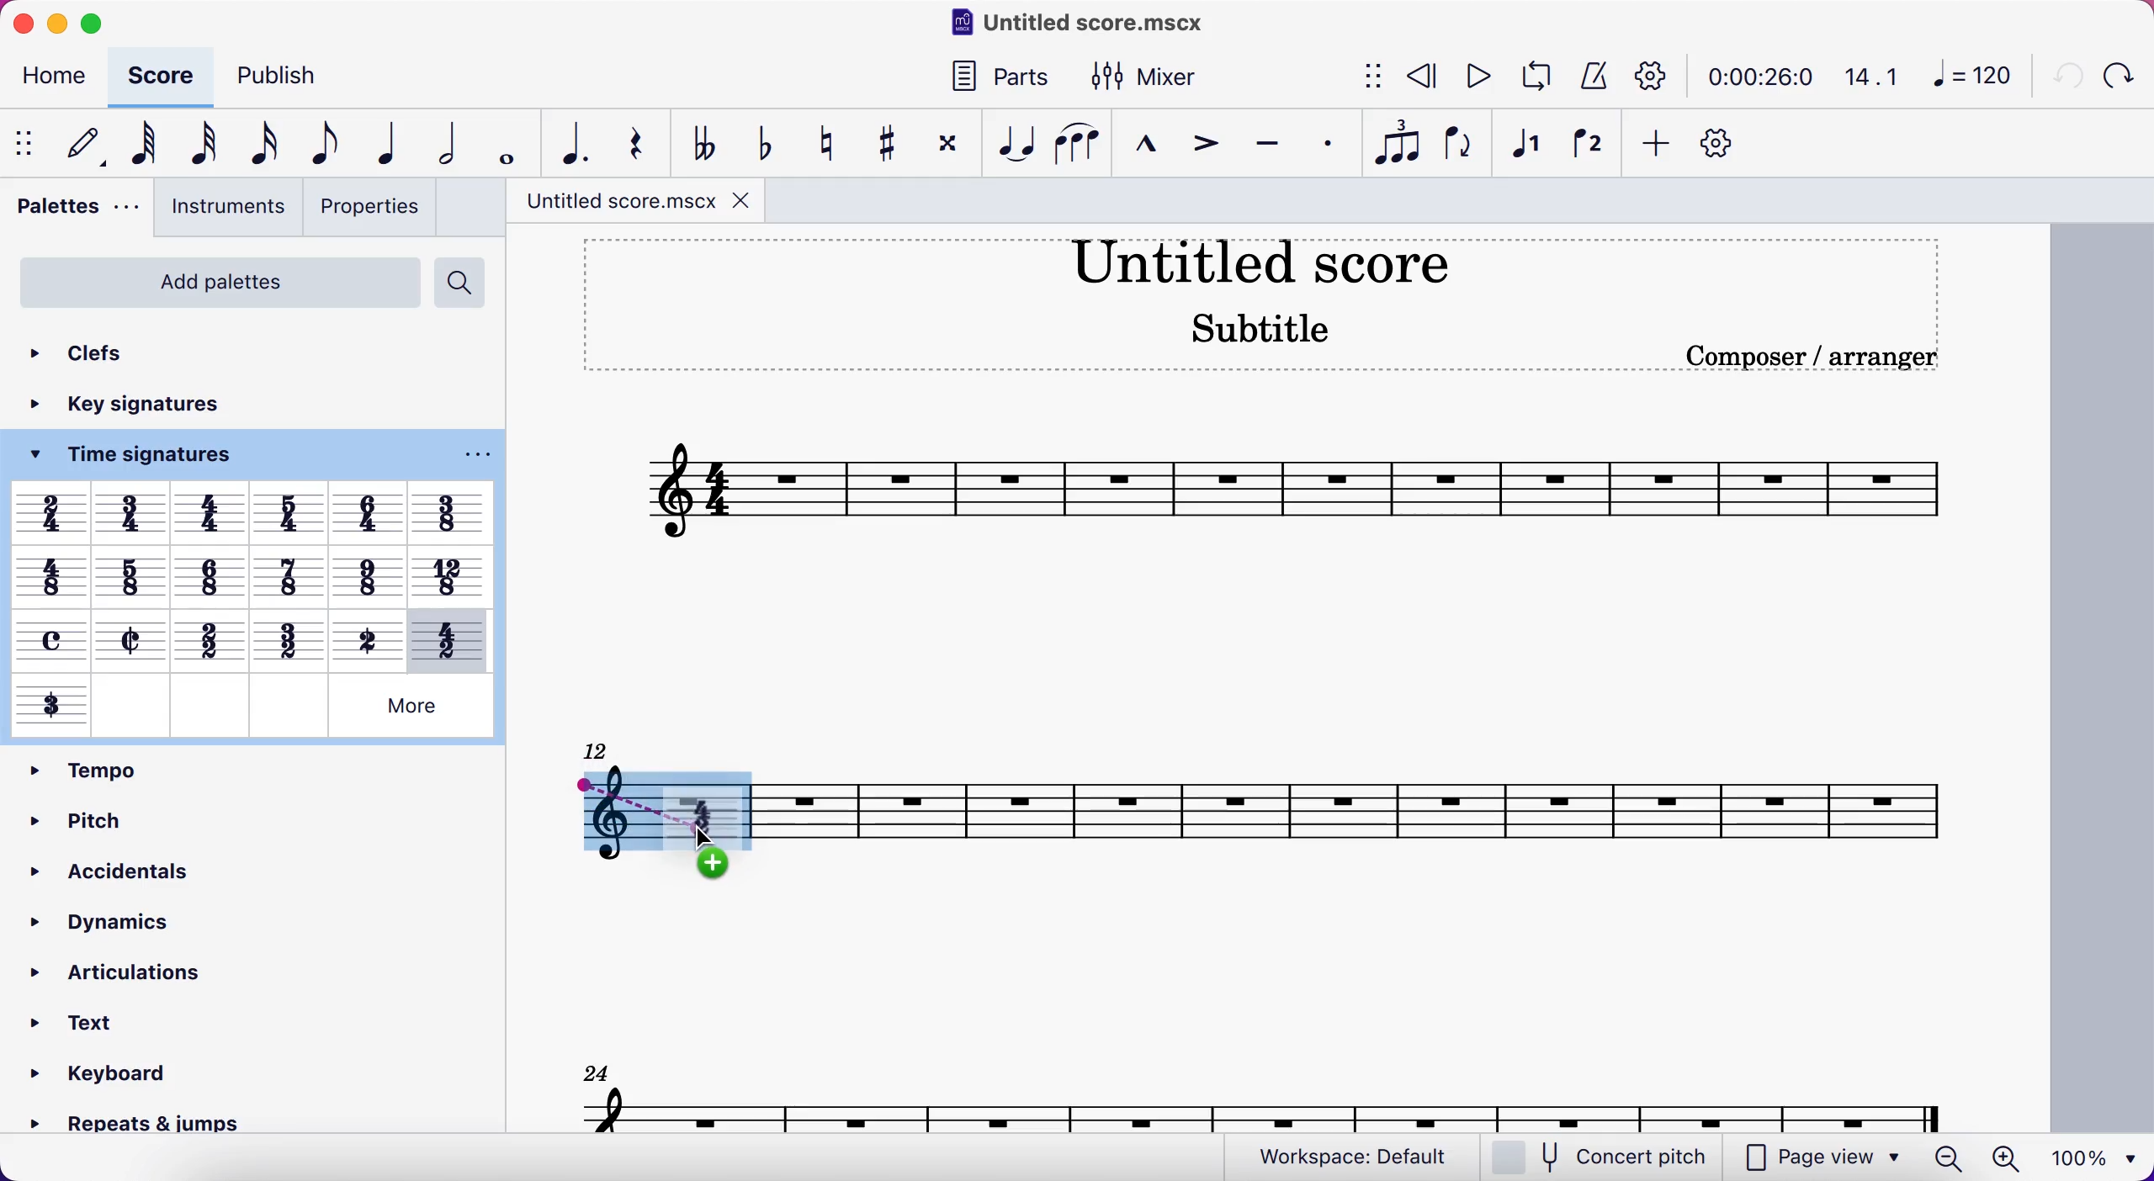 This screenshot has height=1181, width=2154. I want to click on title, so click(633, 203).